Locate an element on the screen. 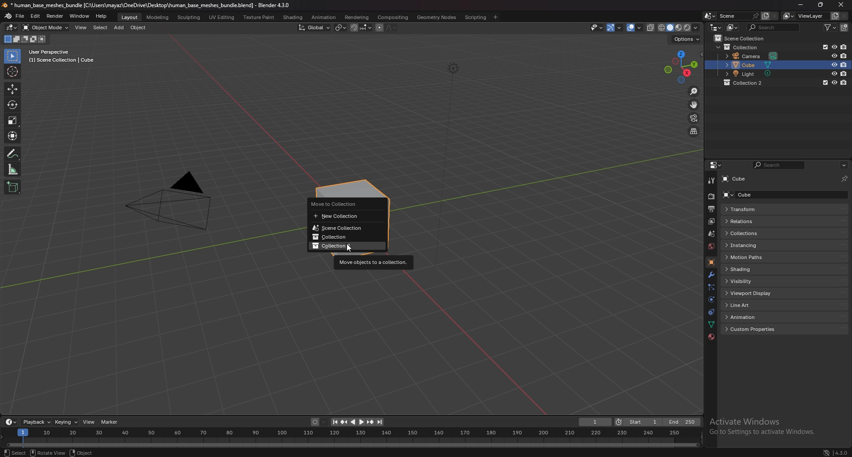 The image size is (852, 457). visibility is located at coordinates (750, 281).